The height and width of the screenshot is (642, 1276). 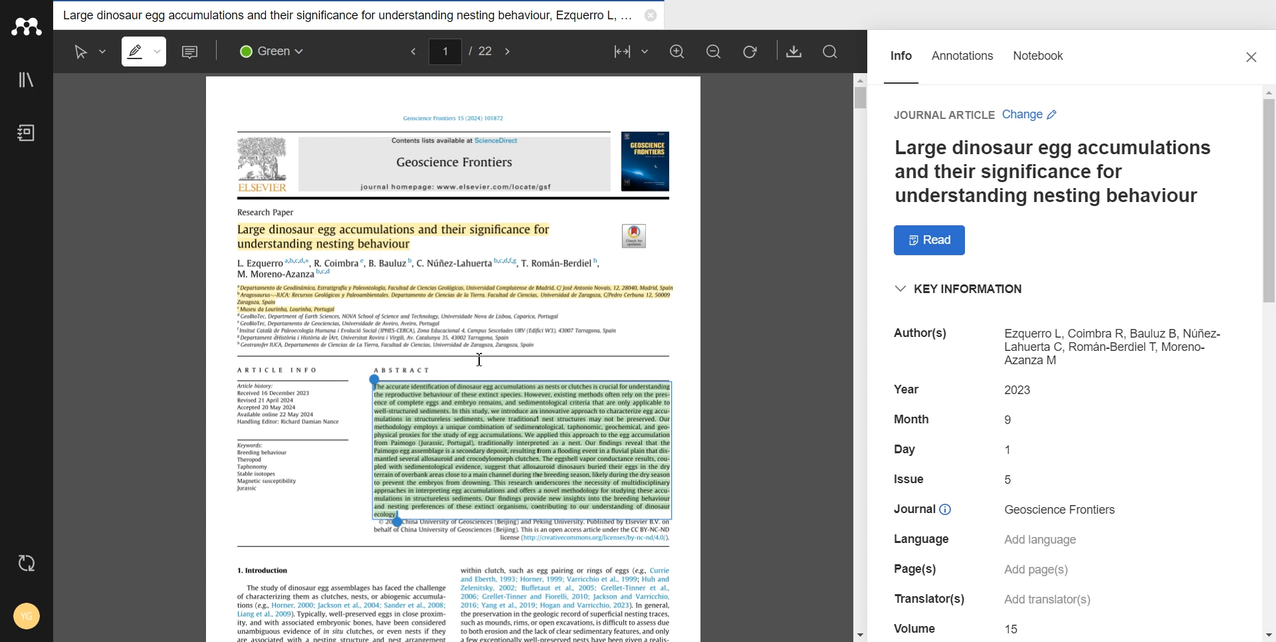 What do you see at coordinates (455, 299) in the screenshot?
I see `Highlighted Text` at bounding box center [455, 299].